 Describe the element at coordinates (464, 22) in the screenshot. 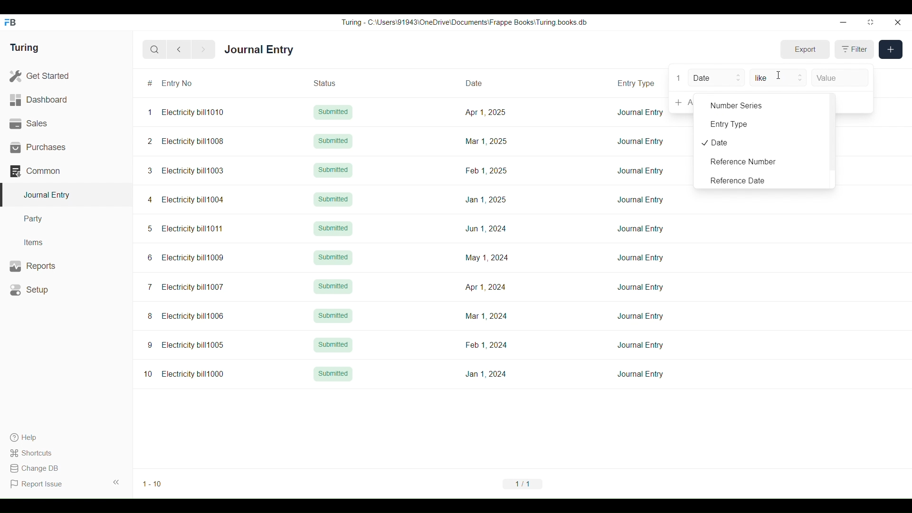

I see `Turing - C:\Users\91943\0neDrive\Documents\Frappe Books\ Turing books db` at that location.